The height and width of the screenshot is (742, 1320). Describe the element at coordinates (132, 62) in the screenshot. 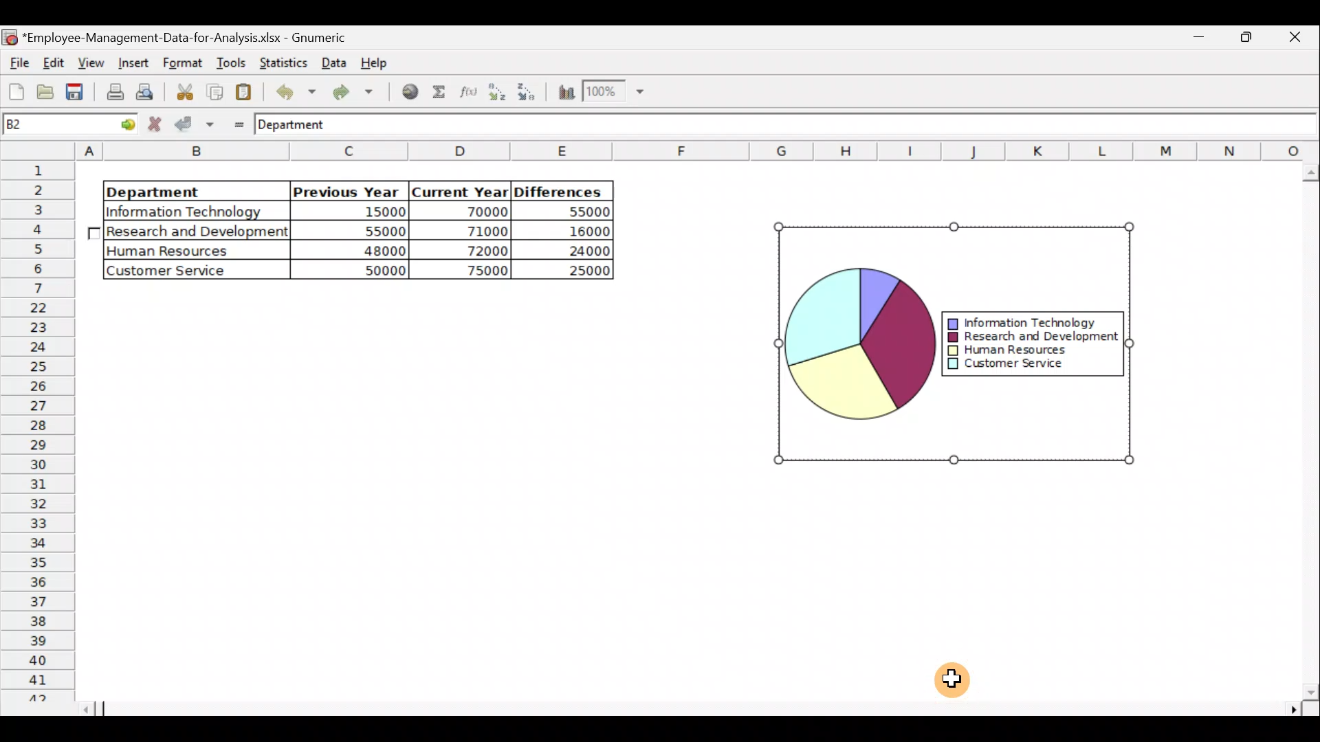

I see `Insert` at that location.